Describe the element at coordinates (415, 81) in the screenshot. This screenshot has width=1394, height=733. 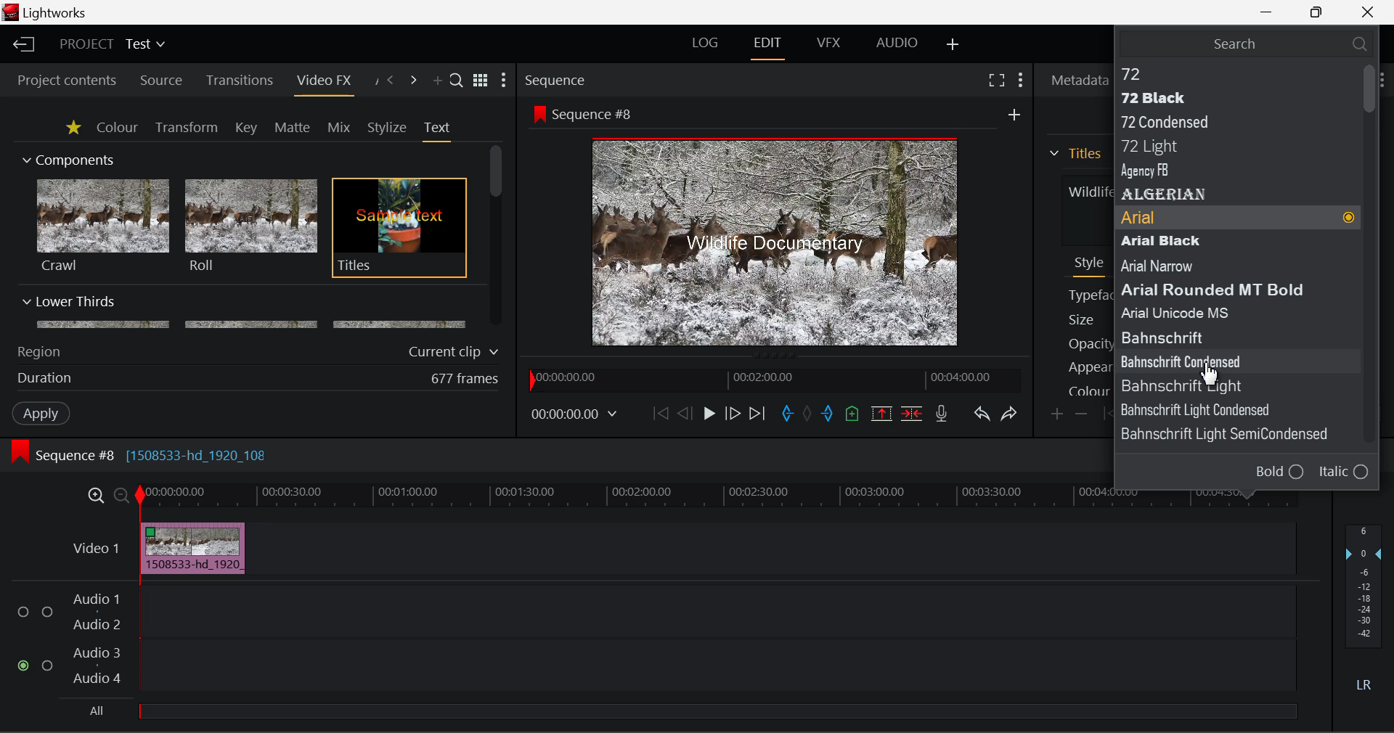
I see `Next Panel` at that location.